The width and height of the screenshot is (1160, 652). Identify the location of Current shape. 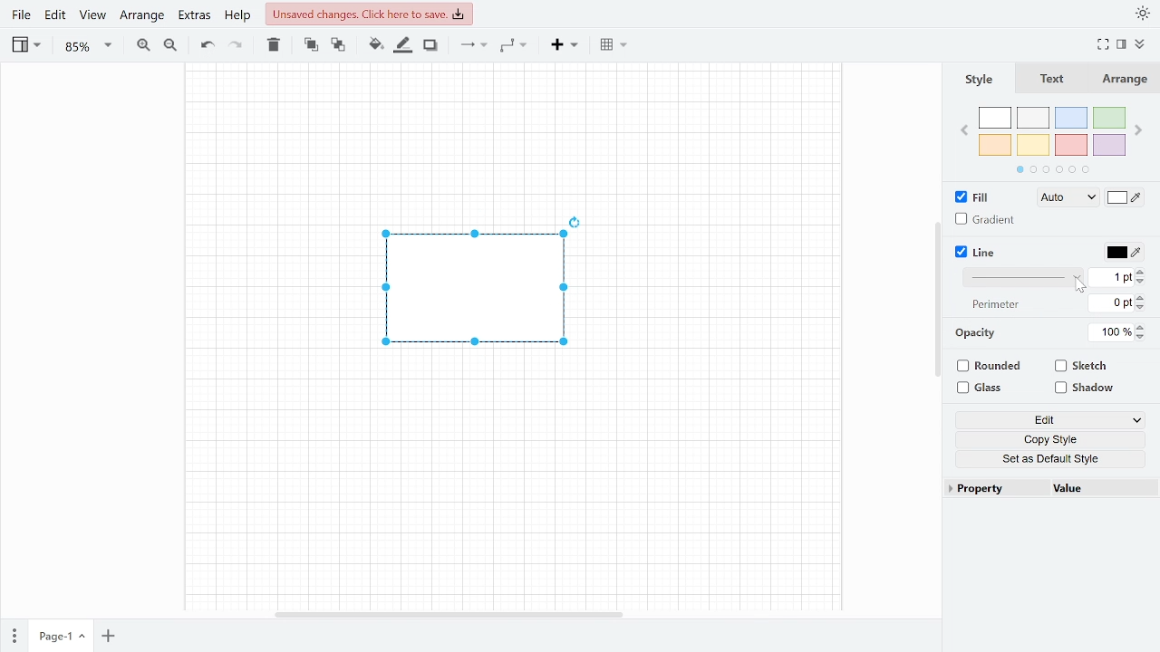
(473, 301).